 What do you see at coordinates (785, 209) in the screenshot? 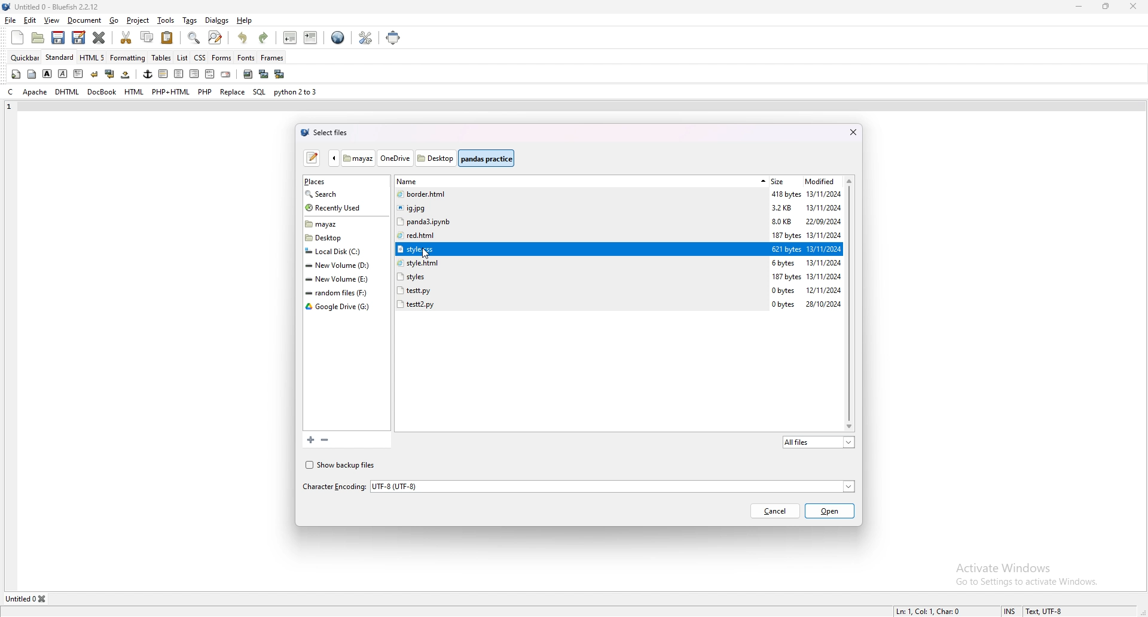
I see `3.2KB` at bounding box center [785, 209].